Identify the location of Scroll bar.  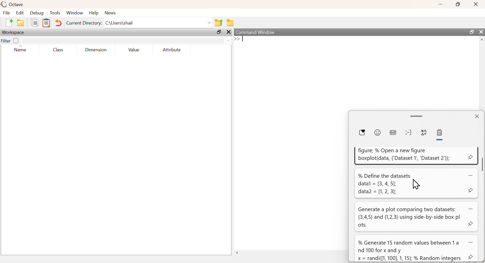
(482, 164).